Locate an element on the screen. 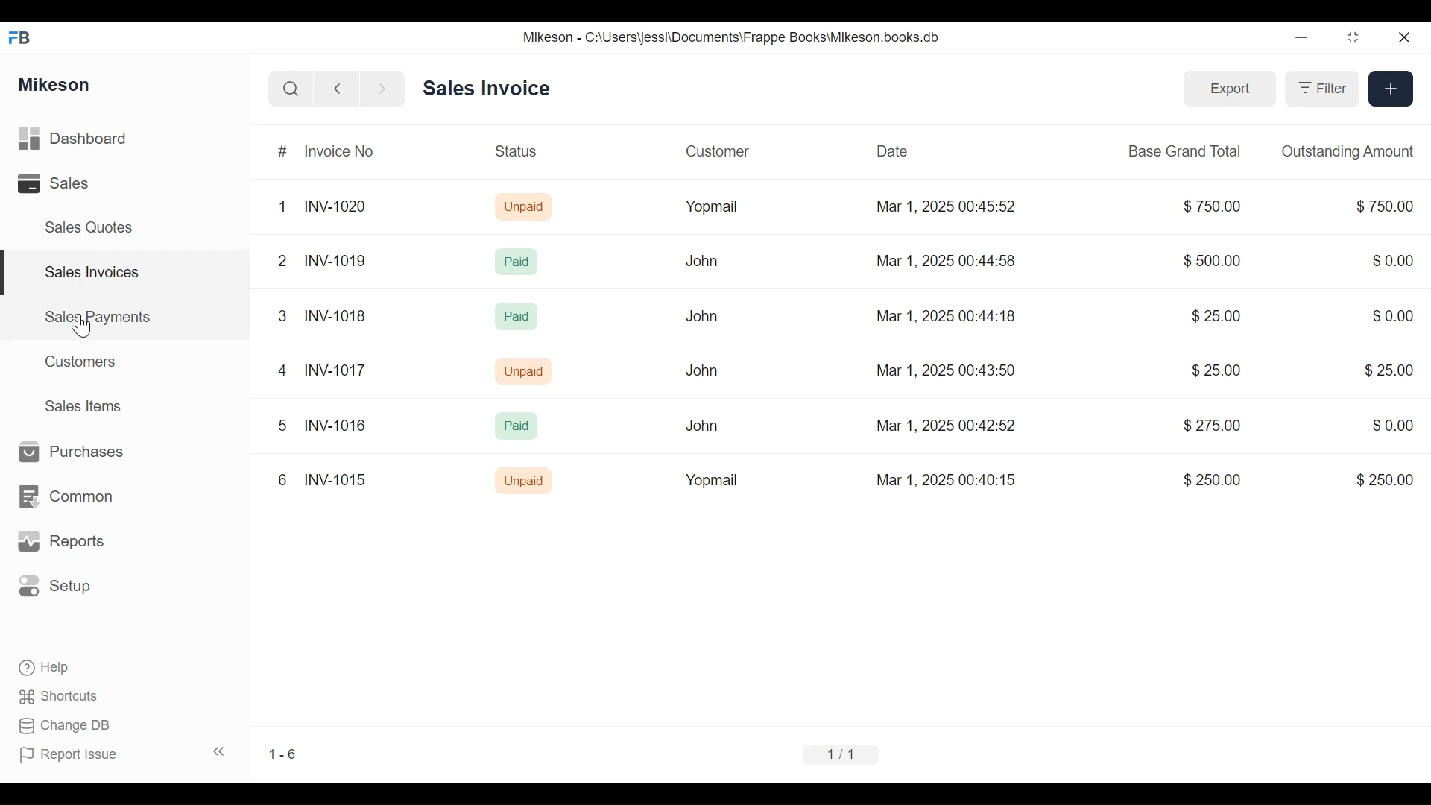 The image size is (1431, 805). $275.00 is located at coordinates (1213, 426).